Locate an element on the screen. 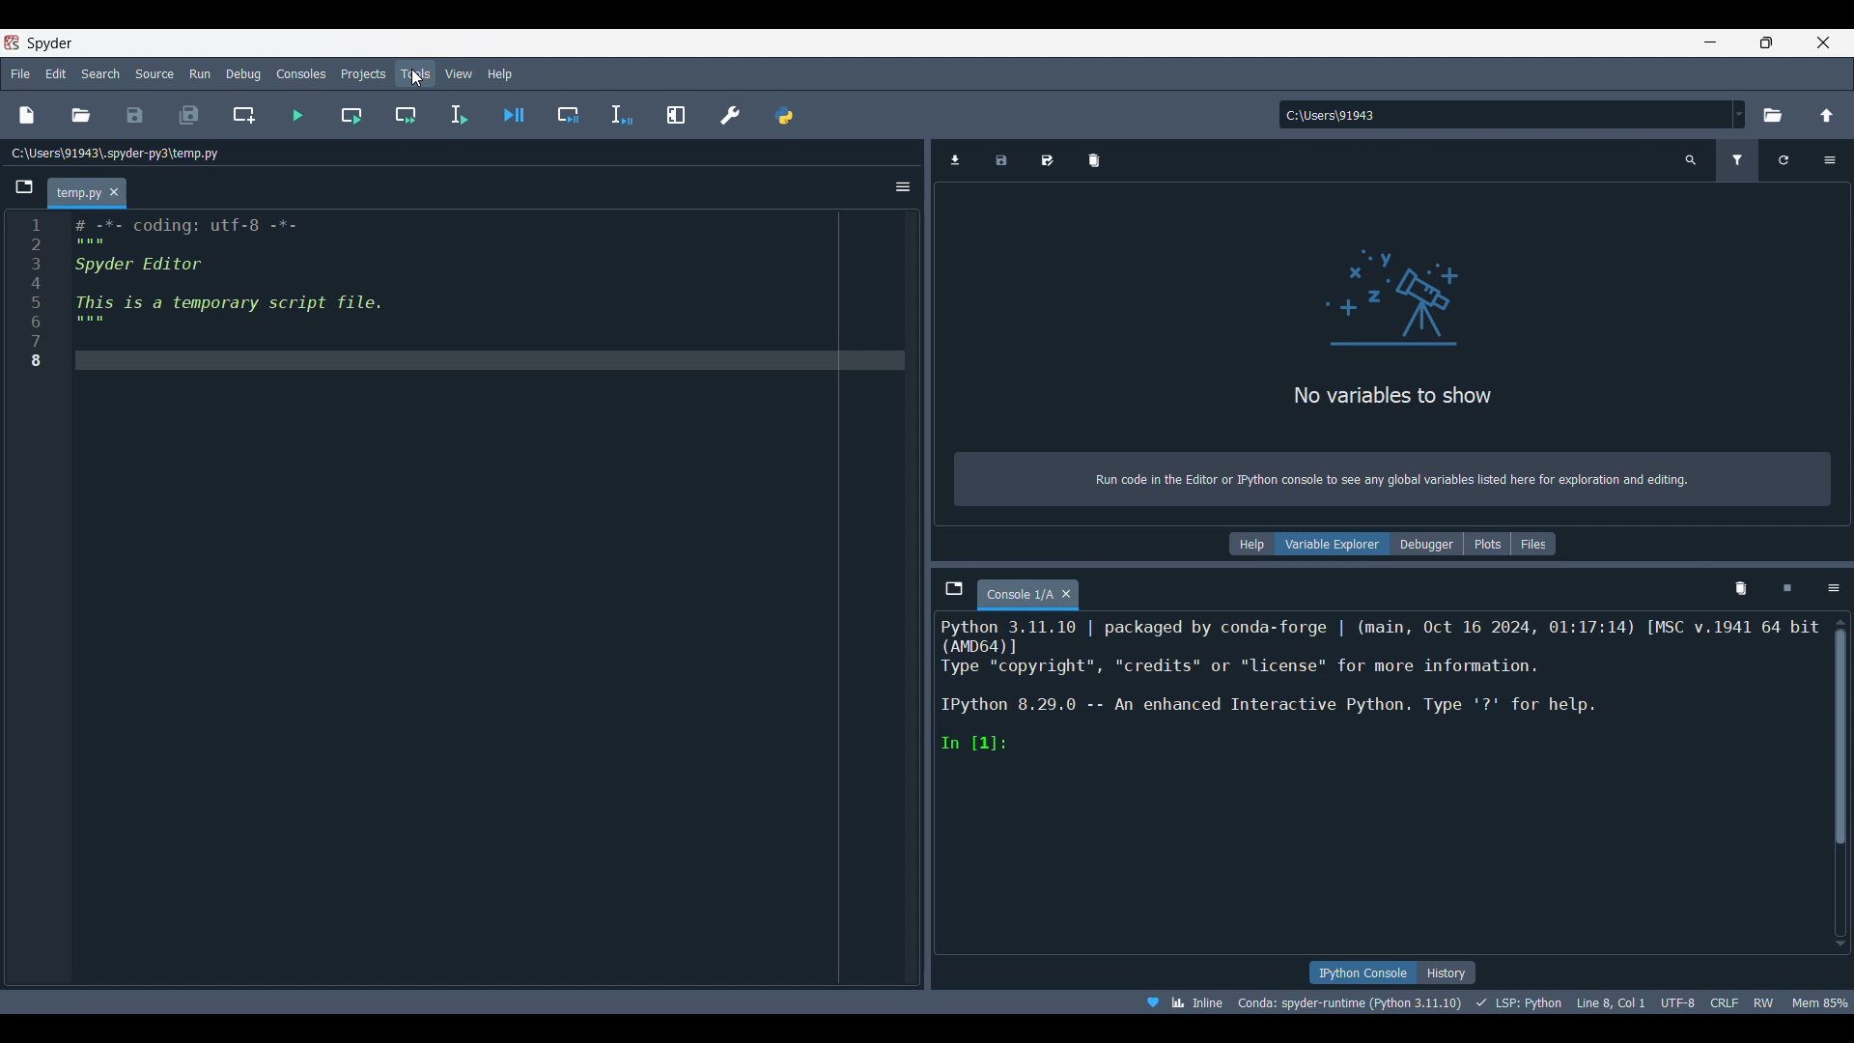 This screenshot has width=1854, height=1043. Remove all variable is located at coordinates (1094, 161).